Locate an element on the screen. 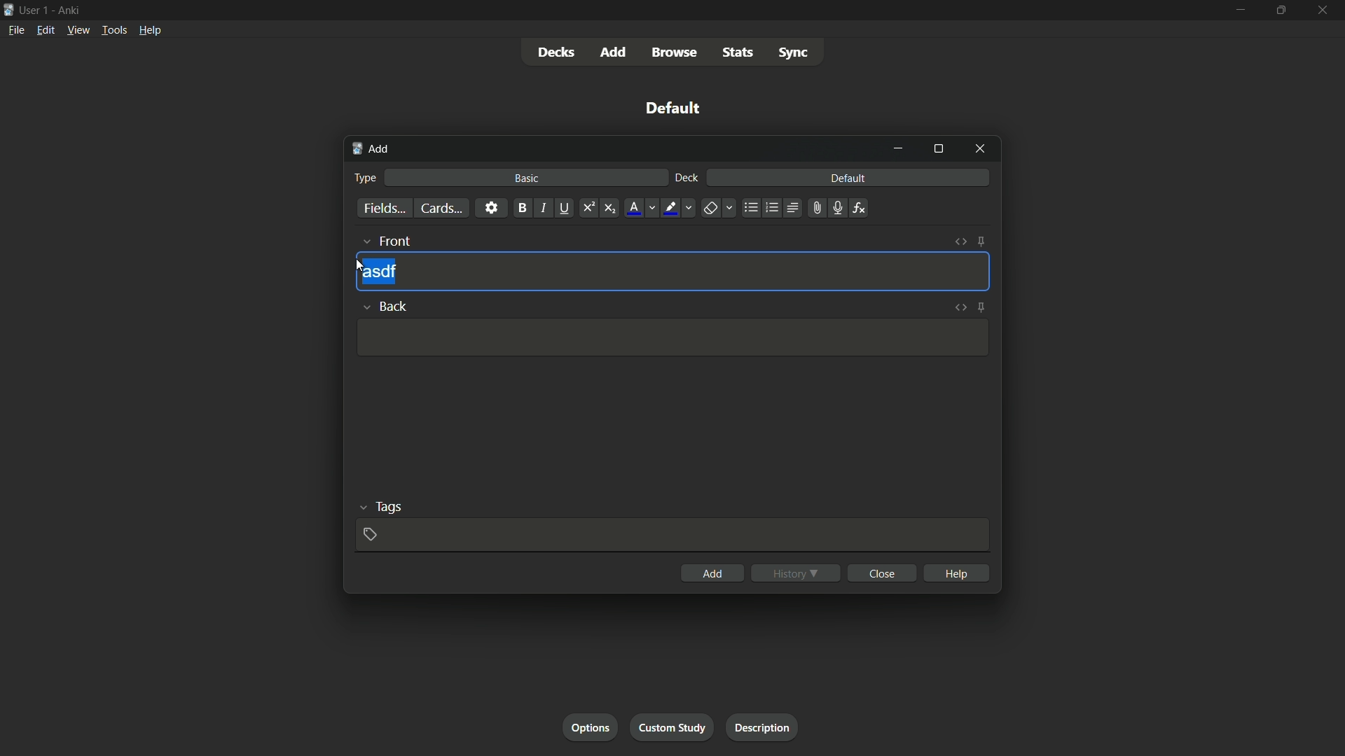  options is located at coordinates (590, 727).